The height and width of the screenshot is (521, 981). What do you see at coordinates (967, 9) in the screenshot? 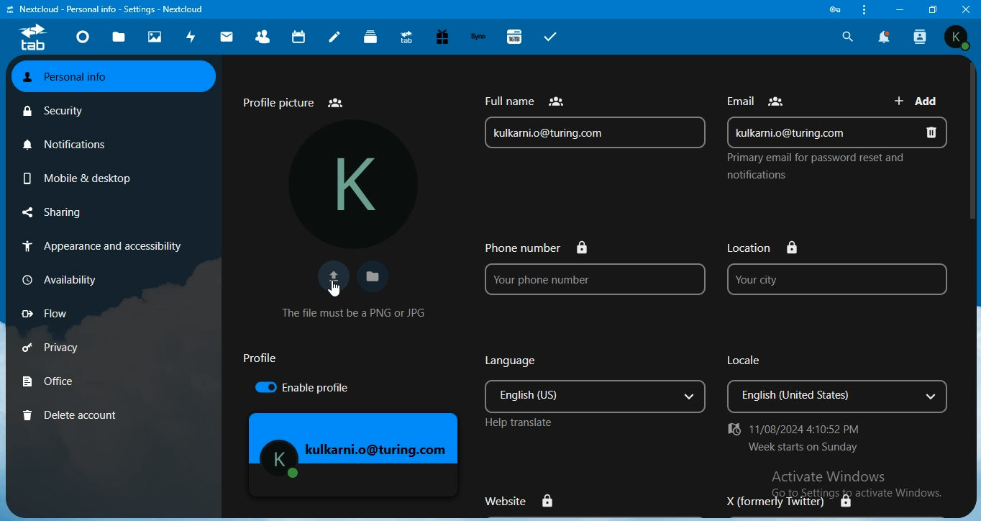
I see `close` at bounding box center [967, 9].